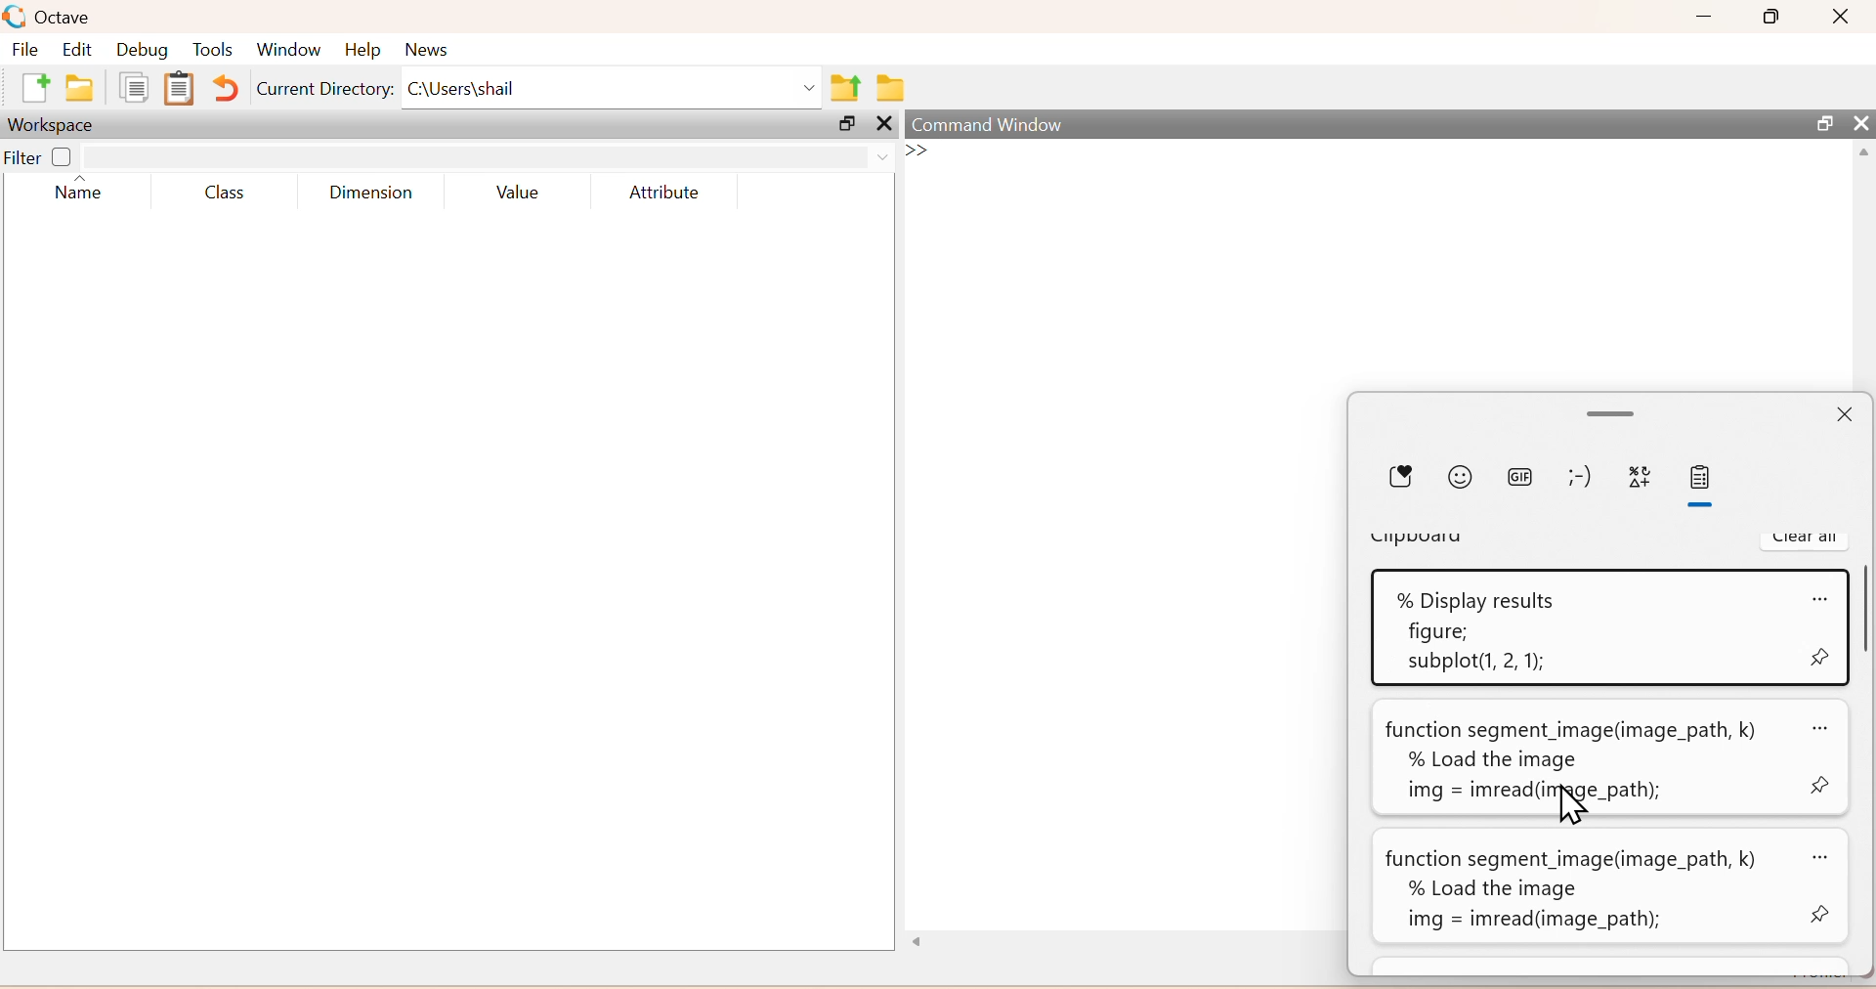 The width and height of the screenshot is (1876, 989). What do you see at coordinates (70, 17) in the screenshot?
I see `Octave` at bounding box center [70, 17].